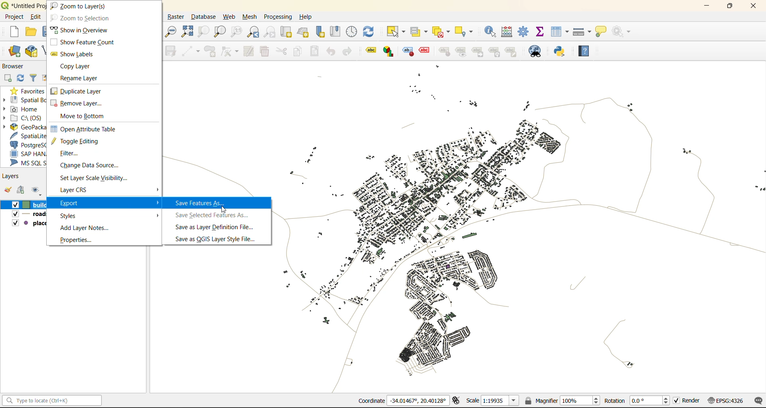 Image resolution: width=766 pixels, height=408 pixels. What do you see at coordinates (507, 33) in the screenshot?
I see `calculator` at bounding box center [507, 33].